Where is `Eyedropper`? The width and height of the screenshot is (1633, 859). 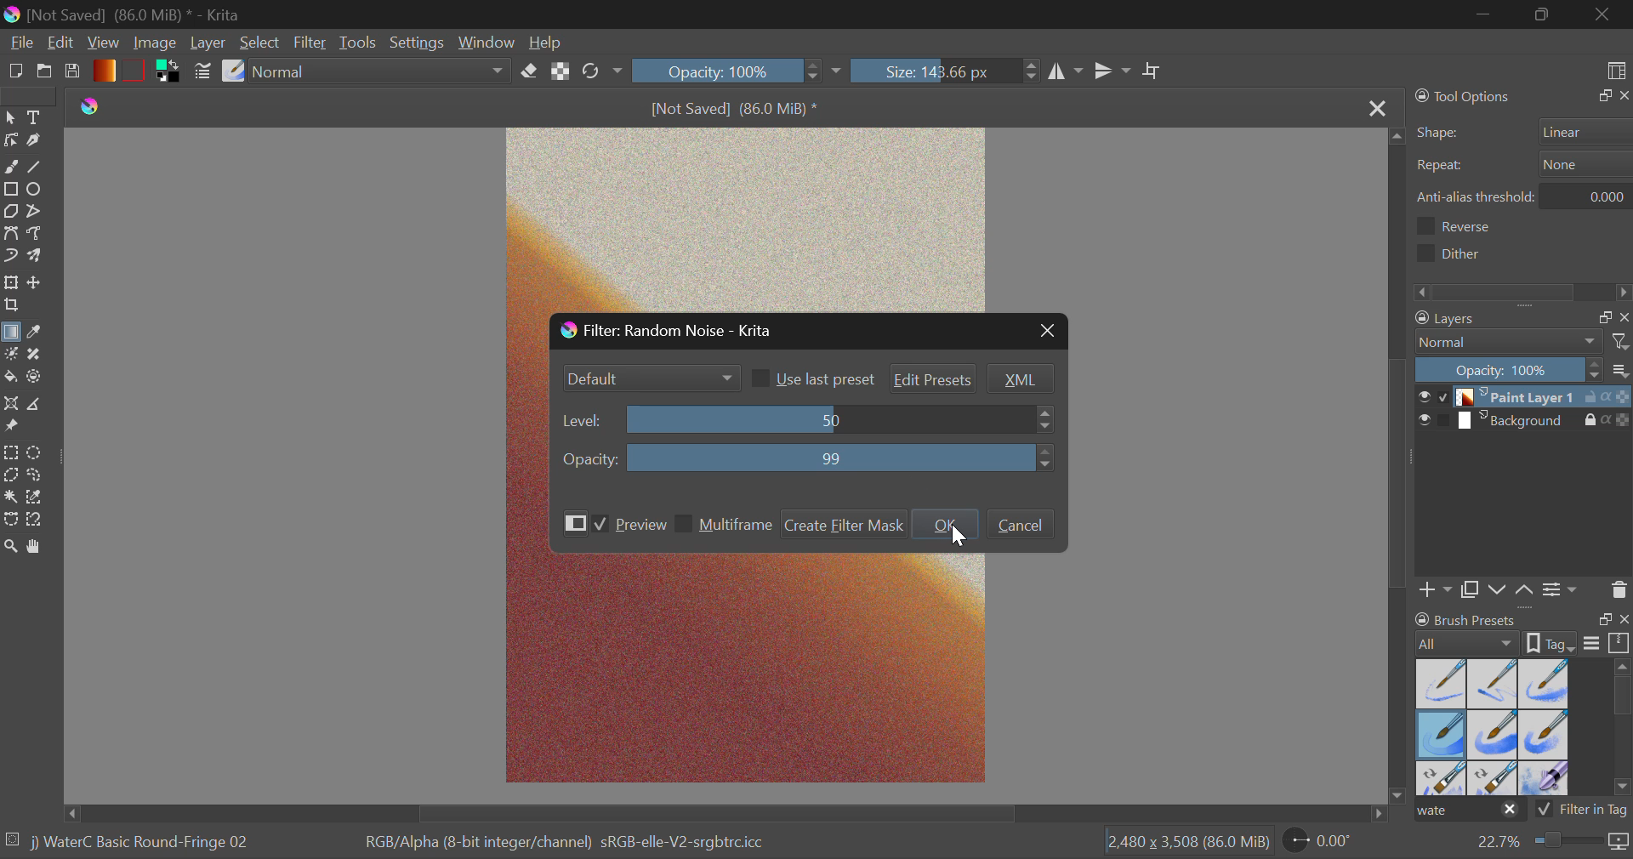 Eyedropper is located at coordinates (41, 334).